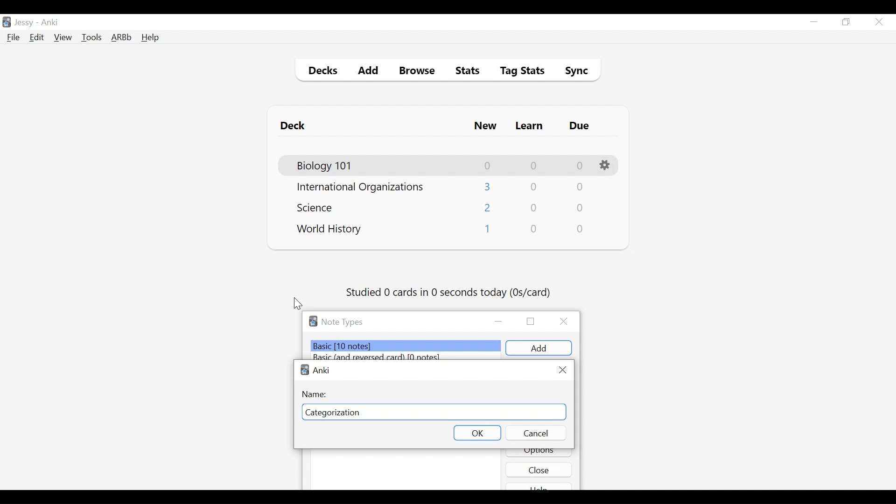 This screenshot has width=896, height=504. I want to click on New Card Count, so click(488, 166).